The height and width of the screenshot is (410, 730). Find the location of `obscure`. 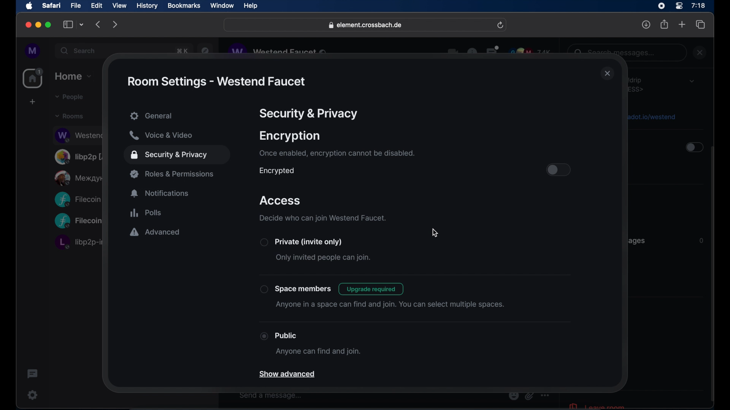

obscure is located at coordinates (638, 84).